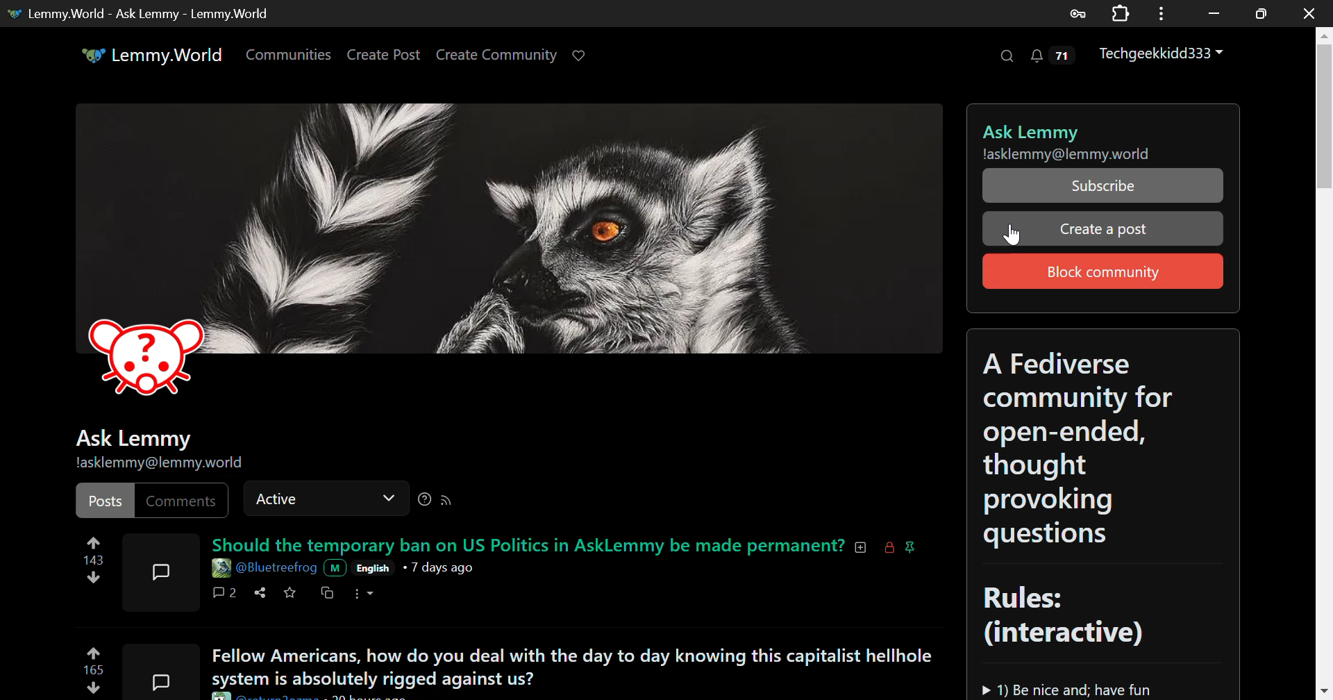 The width and height of the screenshot is (1333, 700). Describe the element at coordinates (161, 572) in the screenshot. I see `Post Icon` at that location.